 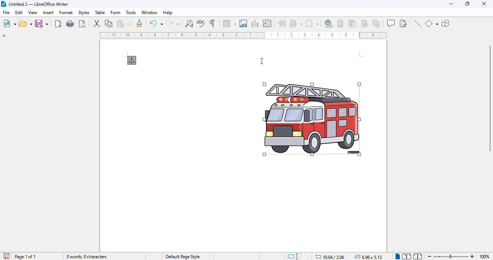 What do you see at coordinates (66, 12) in the screenshot?
I see `format` at bounding box center [66, 12].